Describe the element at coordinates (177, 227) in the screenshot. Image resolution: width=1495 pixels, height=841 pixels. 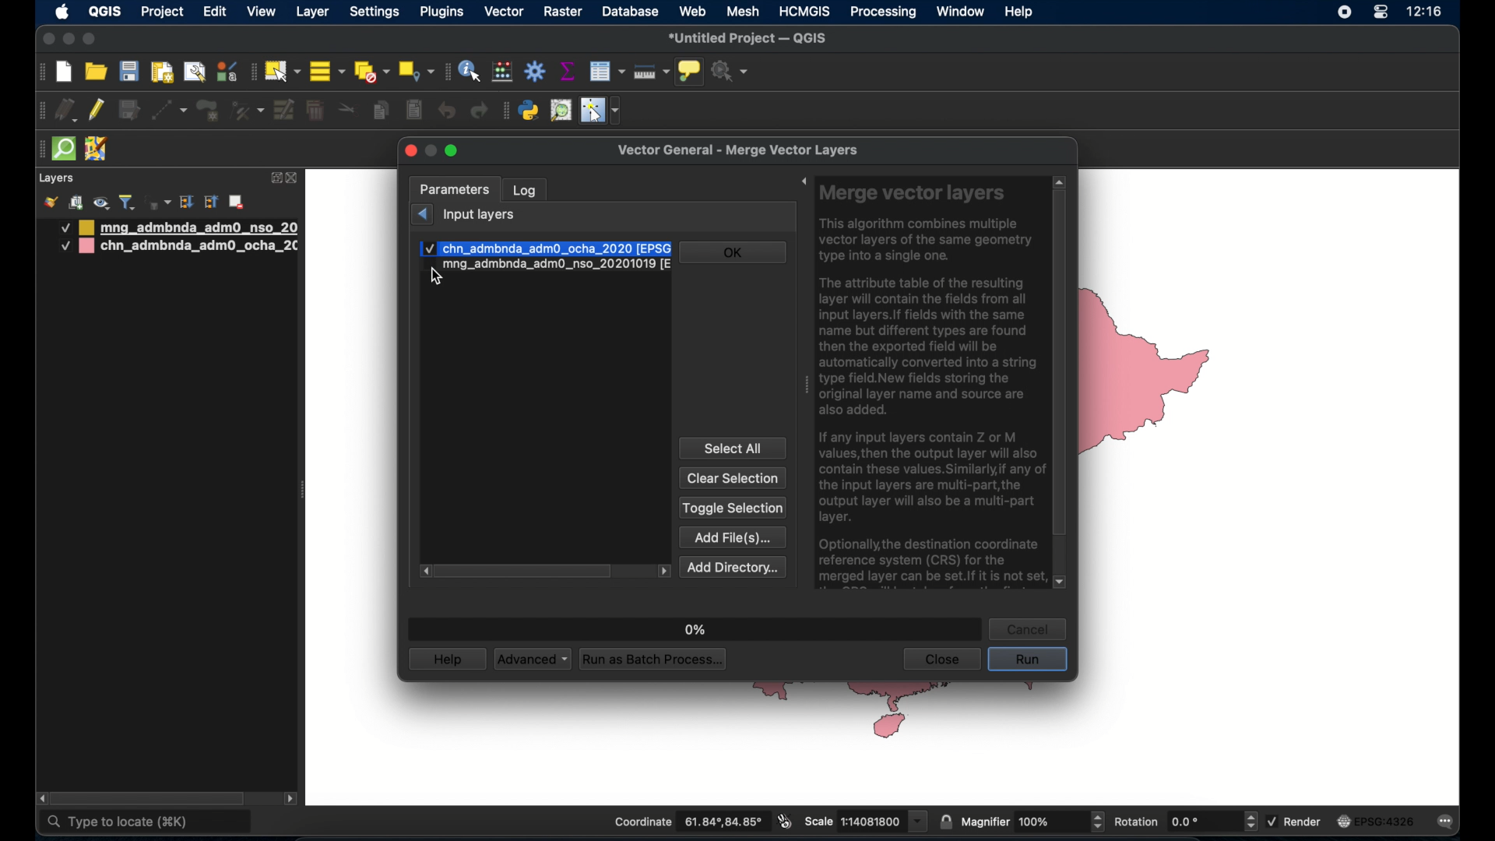
I see `mongolia administrative boundary layer 1` at that location.